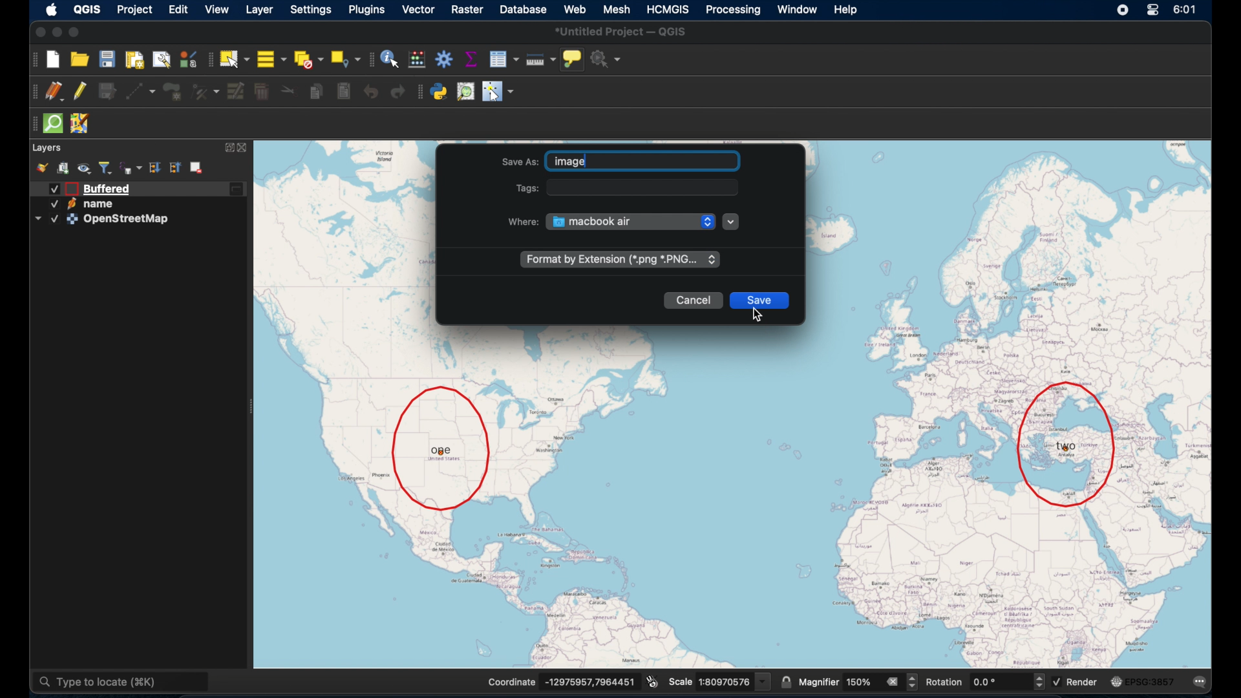 This screenshot has width=1241, height=698. I want to click on minimize , so click(57, 31).